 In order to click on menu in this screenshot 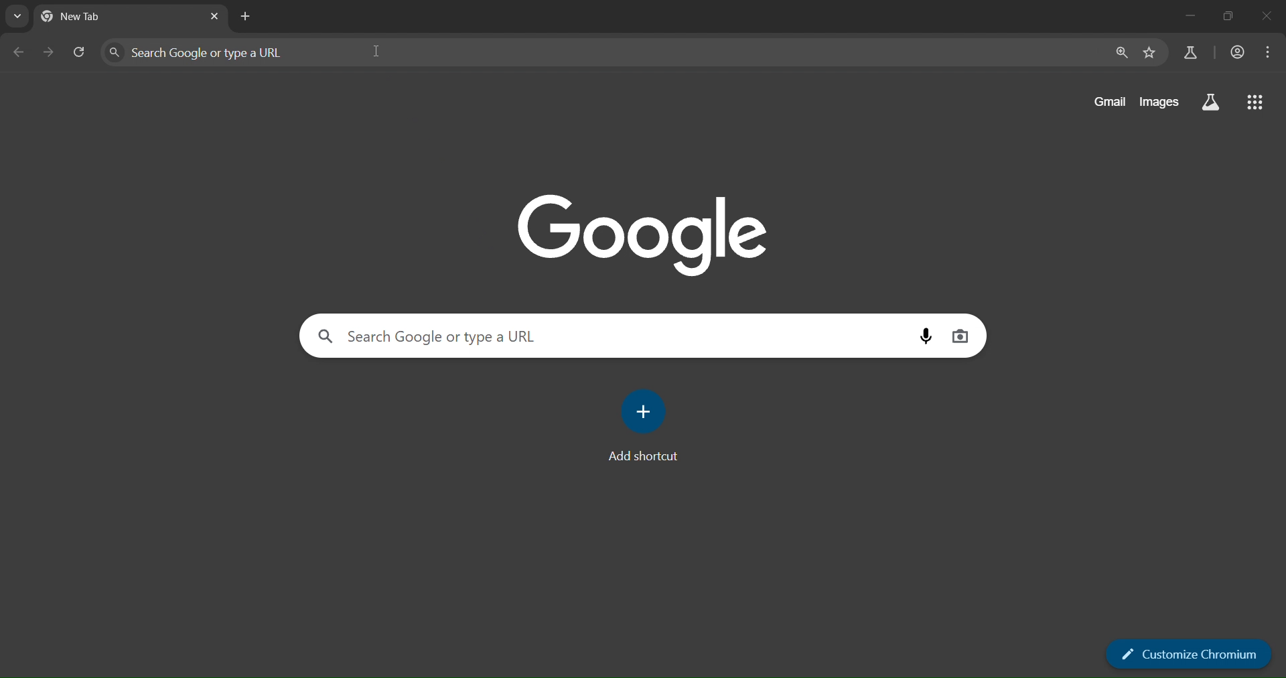, I will do `click(1271, 52)`.